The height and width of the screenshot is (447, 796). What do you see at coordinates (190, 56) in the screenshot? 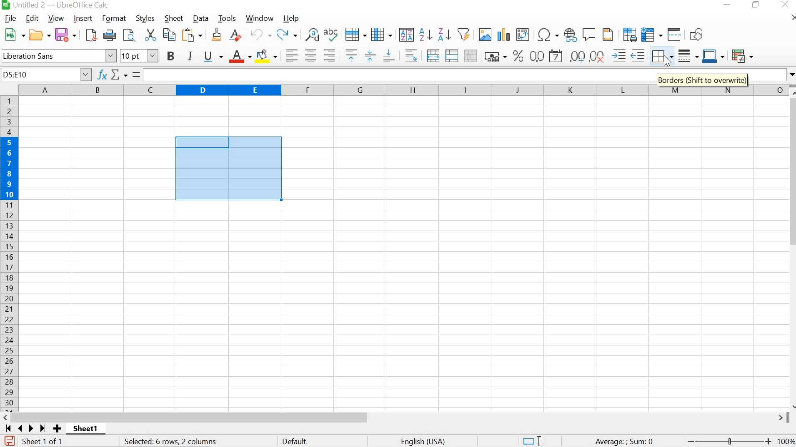
I see `ITALIC` at bounding box center [190, 56].